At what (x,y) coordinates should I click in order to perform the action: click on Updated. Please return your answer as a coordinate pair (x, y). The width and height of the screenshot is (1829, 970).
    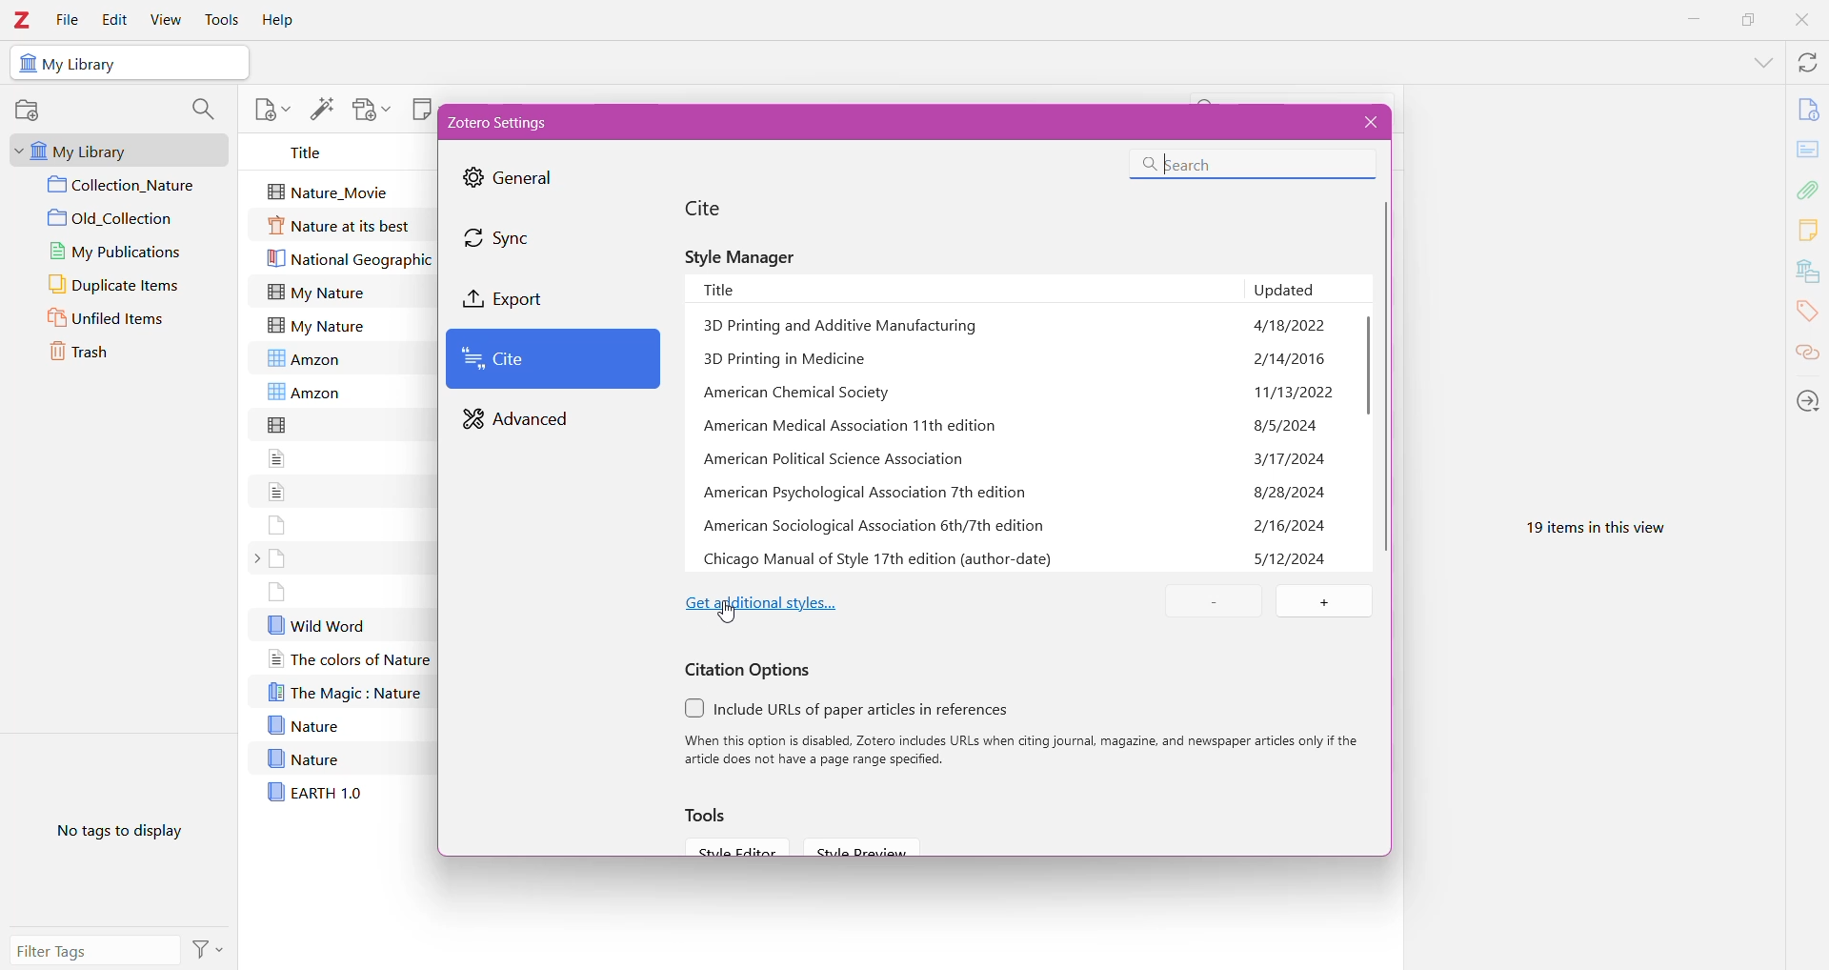
    Looking at the image, I should click on (1306, 290).